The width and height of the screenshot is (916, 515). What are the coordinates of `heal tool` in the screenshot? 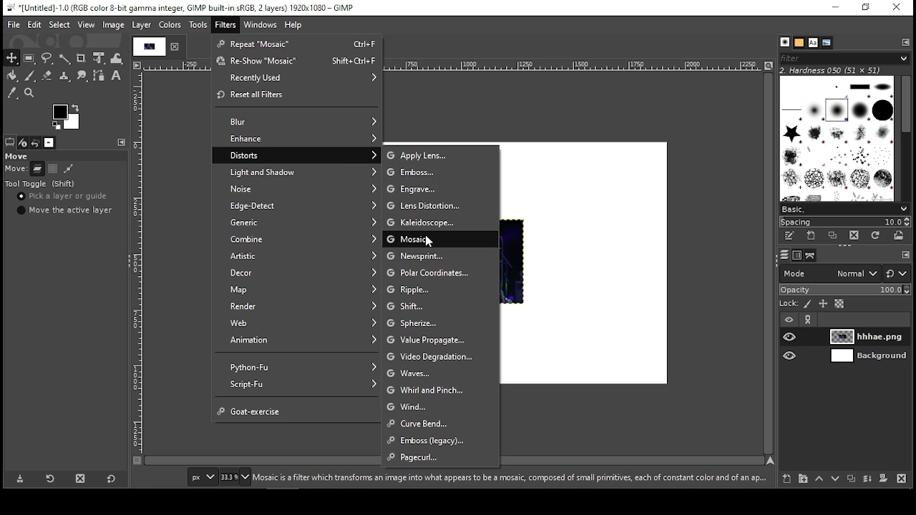 It's located at (66, 77).